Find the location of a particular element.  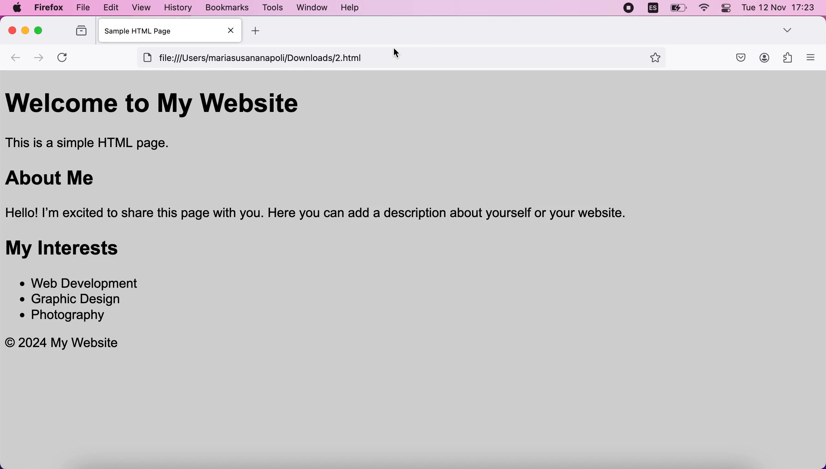

wifi is located at coordinates (705, 9).